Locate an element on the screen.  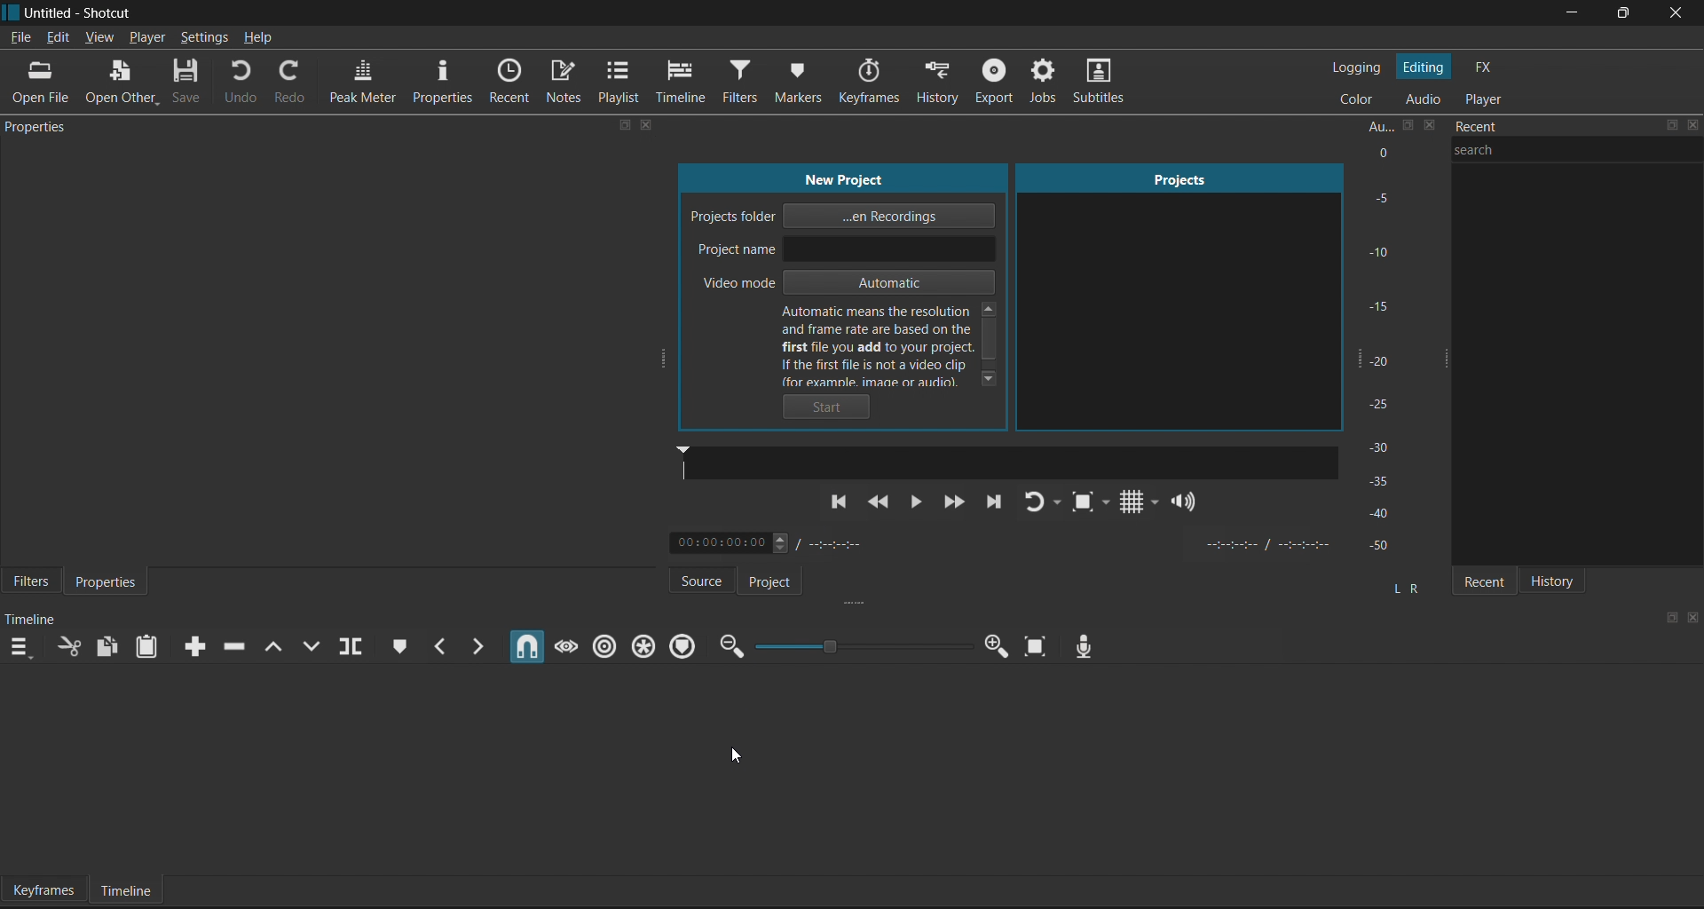
Ripple is located at coordinates (603, 645).